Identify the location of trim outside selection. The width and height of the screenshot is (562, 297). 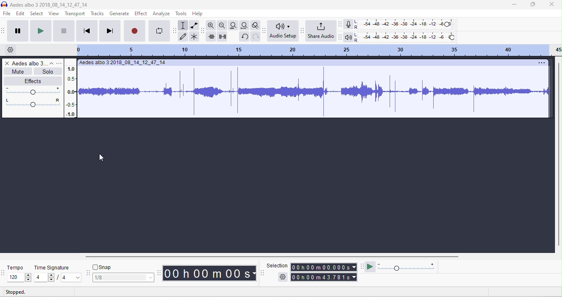
(211, 36).